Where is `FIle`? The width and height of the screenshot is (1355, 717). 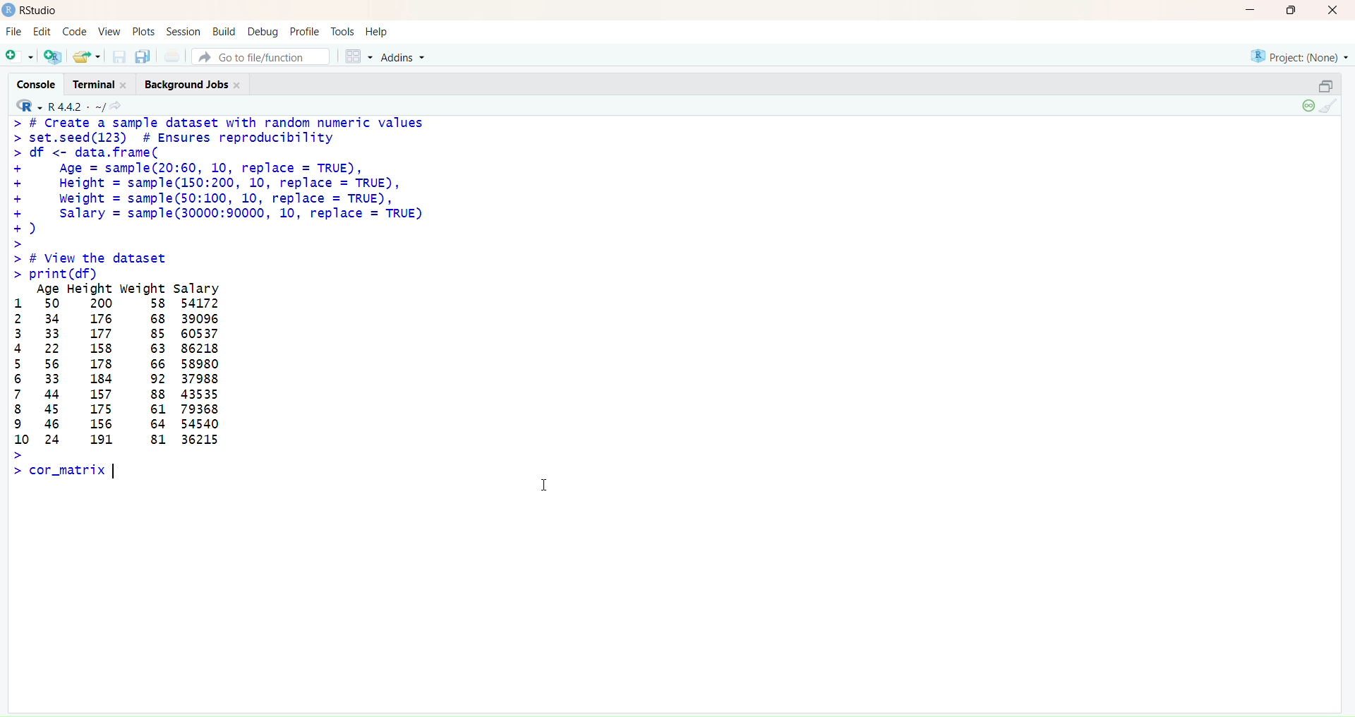 FIle is located at coordinates (14, 32).